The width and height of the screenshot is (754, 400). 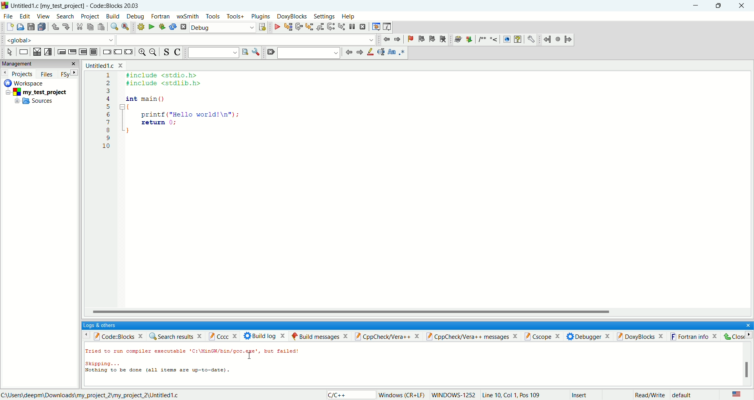 I want to click on jump forward, so click(x=398, y=39).